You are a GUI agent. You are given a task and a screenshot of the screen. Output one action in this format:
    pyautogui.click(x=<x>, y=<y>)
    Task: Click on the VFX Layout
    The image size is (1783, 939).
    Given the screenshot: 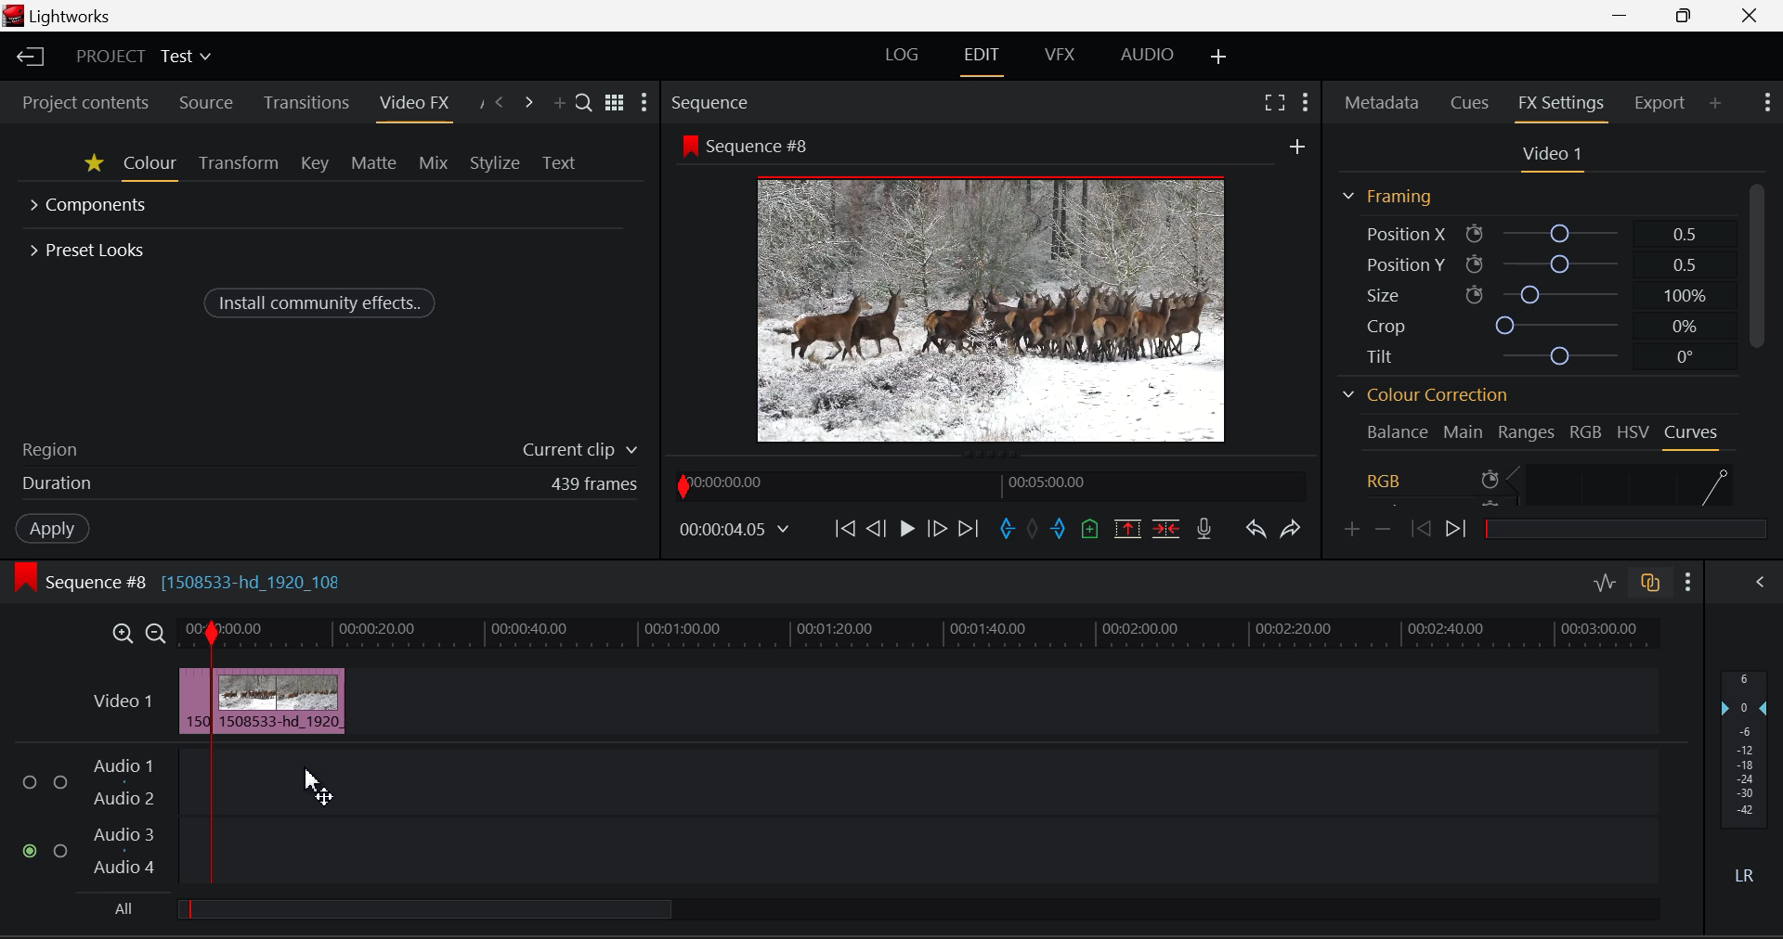 What is the action you would take?
    pyautogui.click(x=1058, y=57)
    